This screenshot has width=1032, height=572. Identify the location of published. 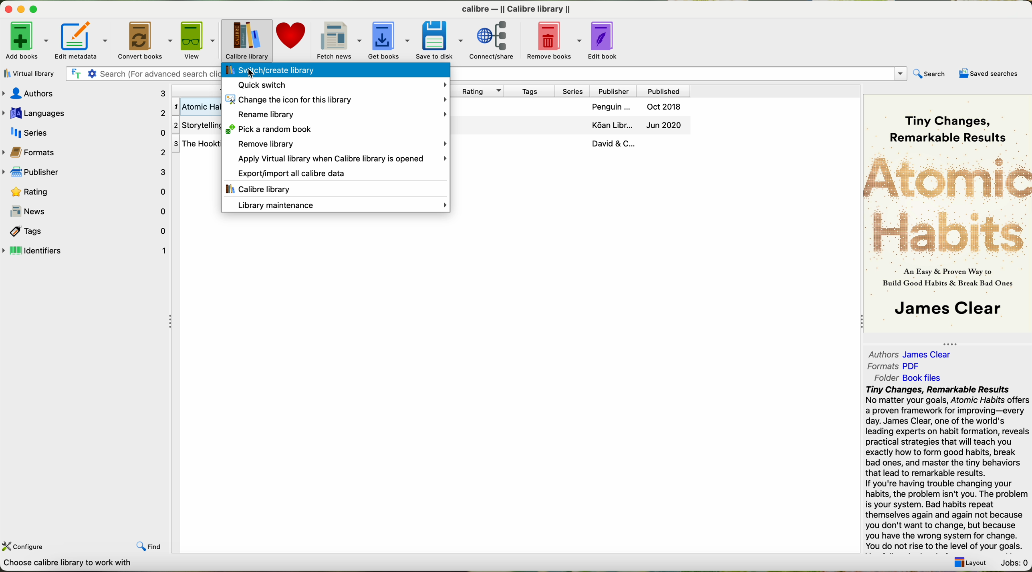
(664, 90).